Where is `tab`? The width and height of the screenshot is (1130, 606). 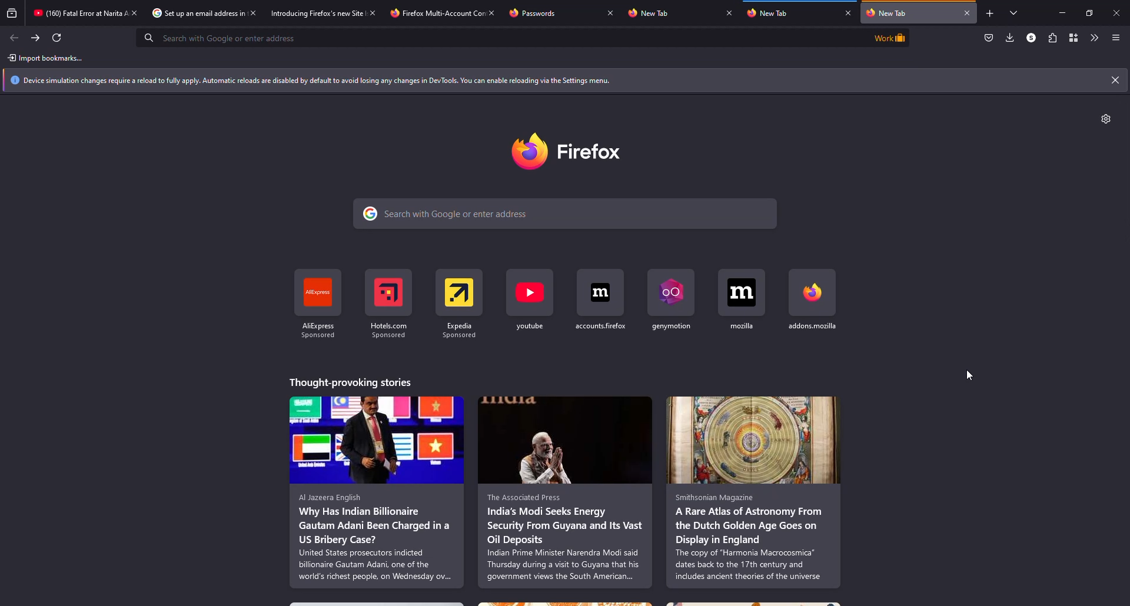
tab is located at coordinates (77, 13).